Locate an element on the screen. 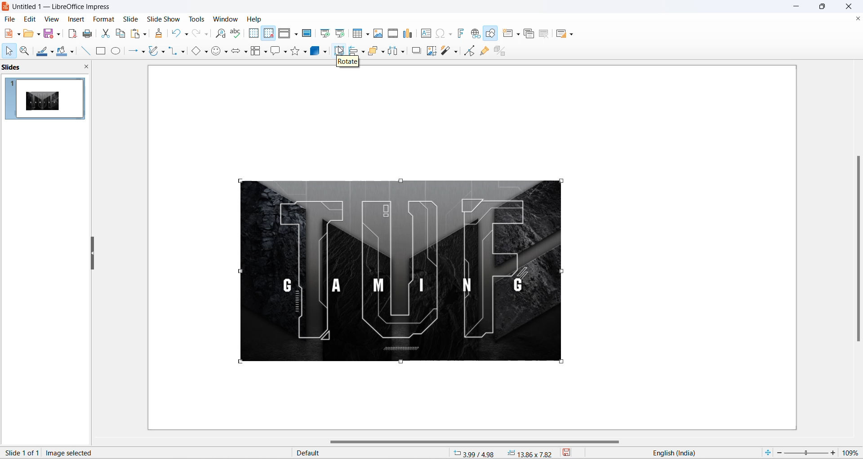 This screenshot has width=863, height=459. copy is located at coordinates (121, 33).